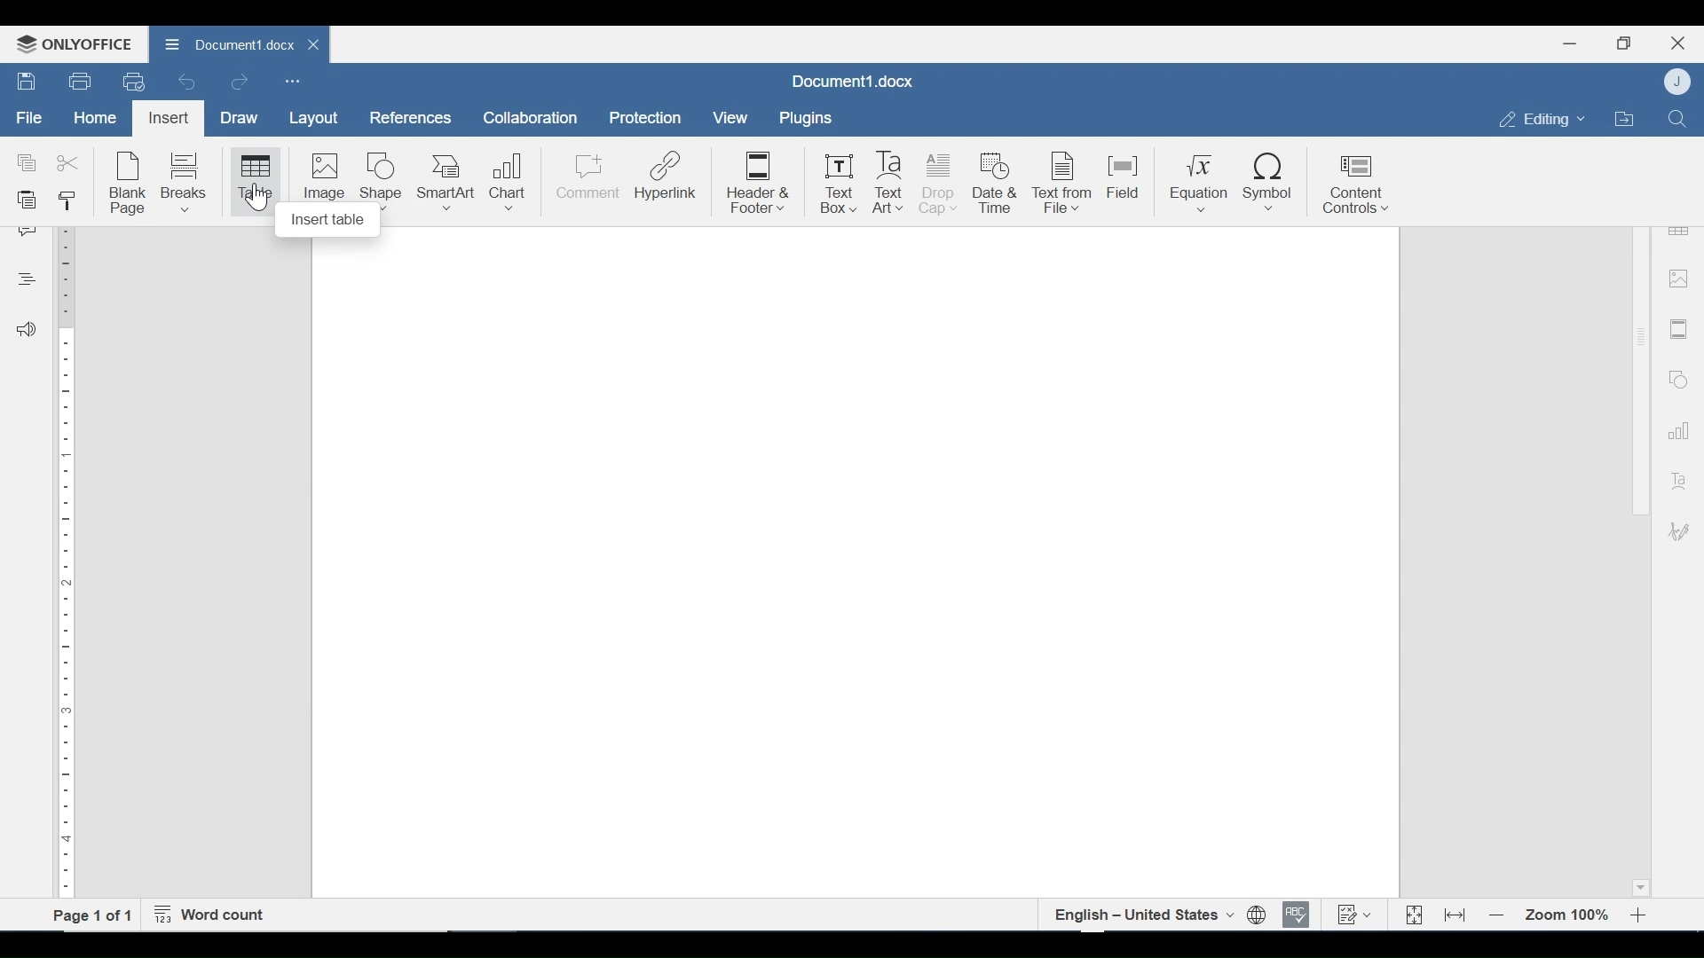 The image size is (1704, 958). I want to click on Save, so click(28, 82).